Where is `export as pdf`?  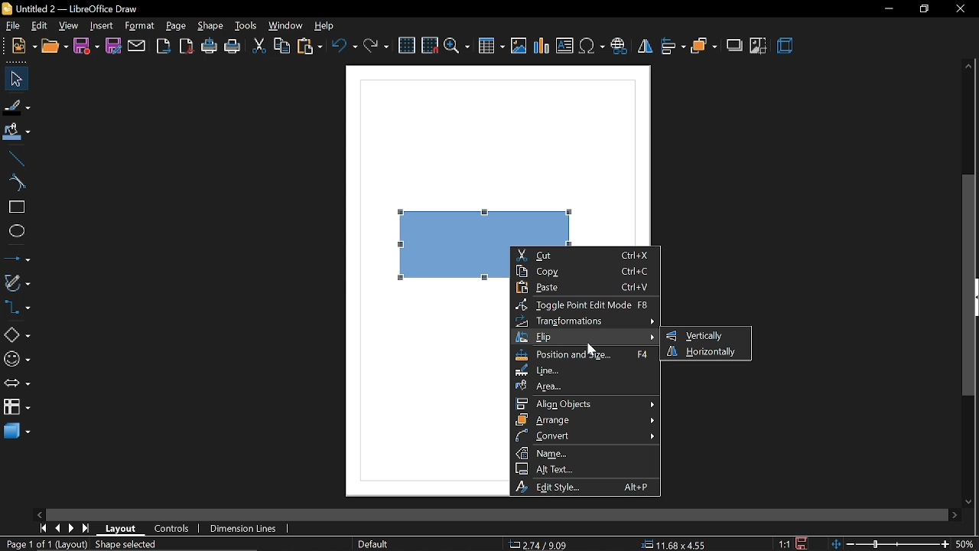
export as pdf is located at coordinates (187, 46).